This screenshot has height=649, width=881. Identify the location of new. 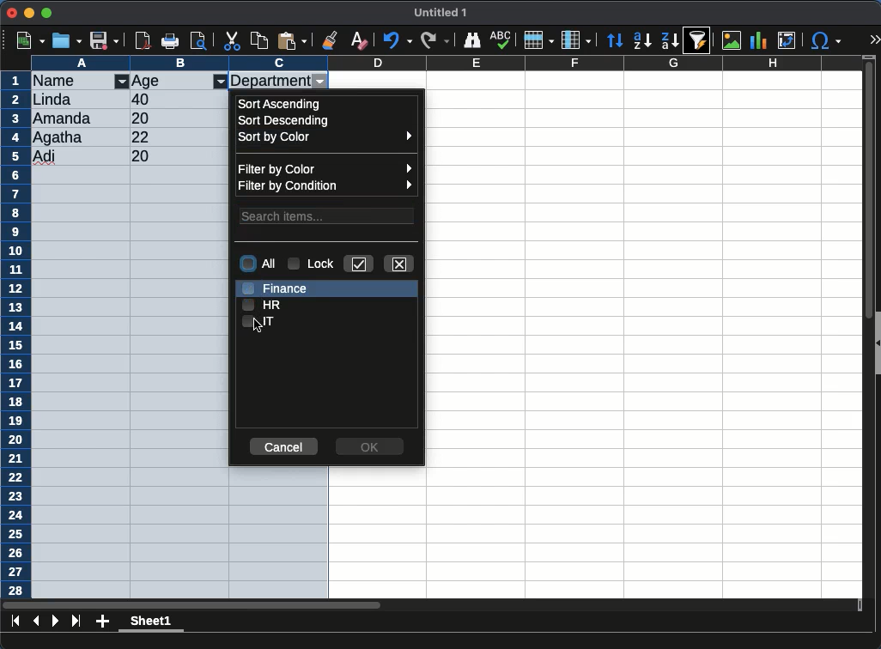
(29, 40).